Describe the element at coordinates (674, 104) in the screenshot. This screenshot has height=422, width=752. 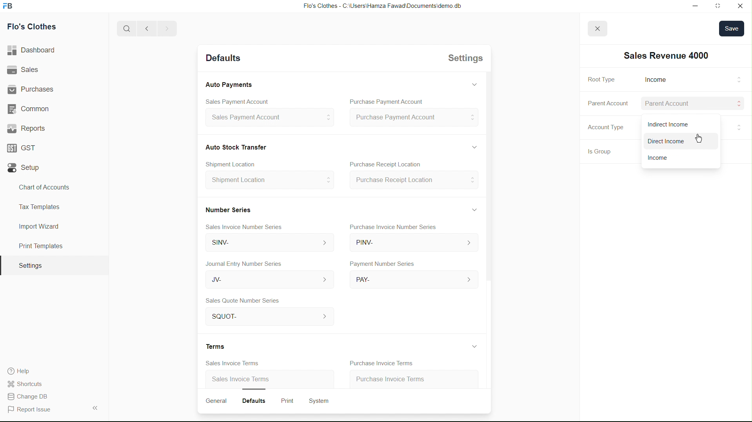
I see `Parent Account` at that location.